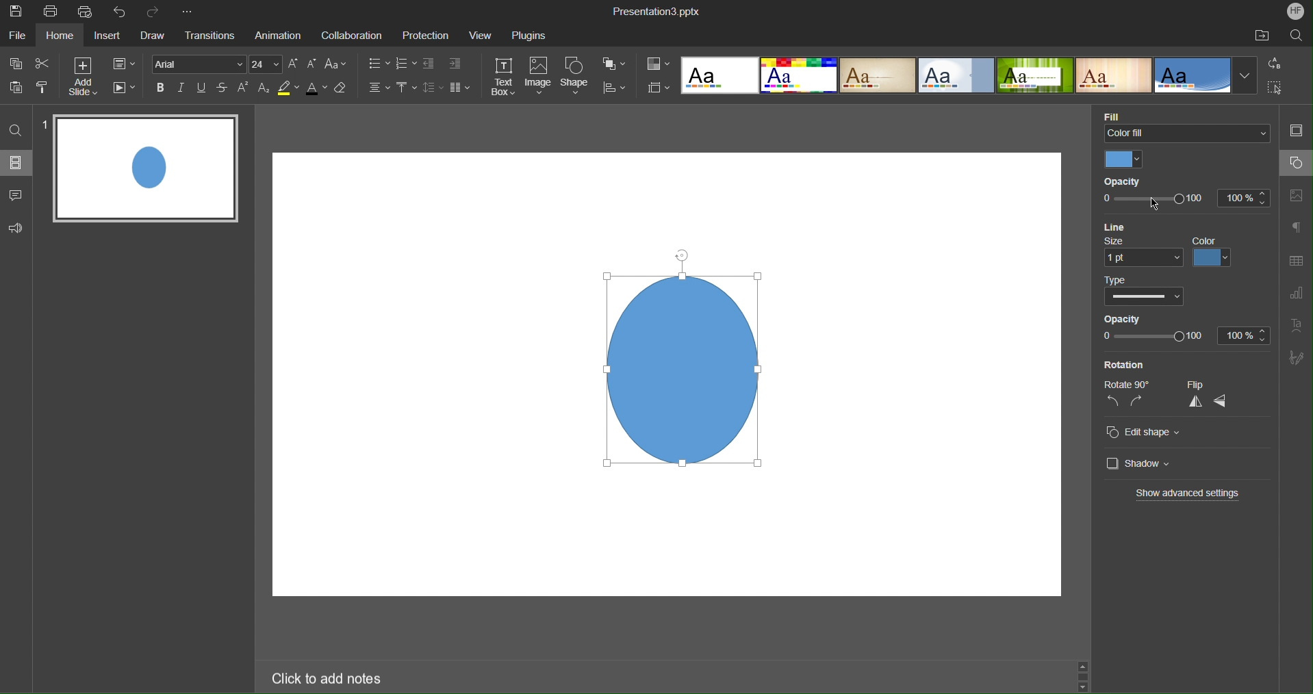 Image resolution: width=1313 pixels, height=694 pixels. What do you see at coordinates (1221, 402) in the screenshot?
I see `Flip Horizontal` at bounding box center [1221, 402].